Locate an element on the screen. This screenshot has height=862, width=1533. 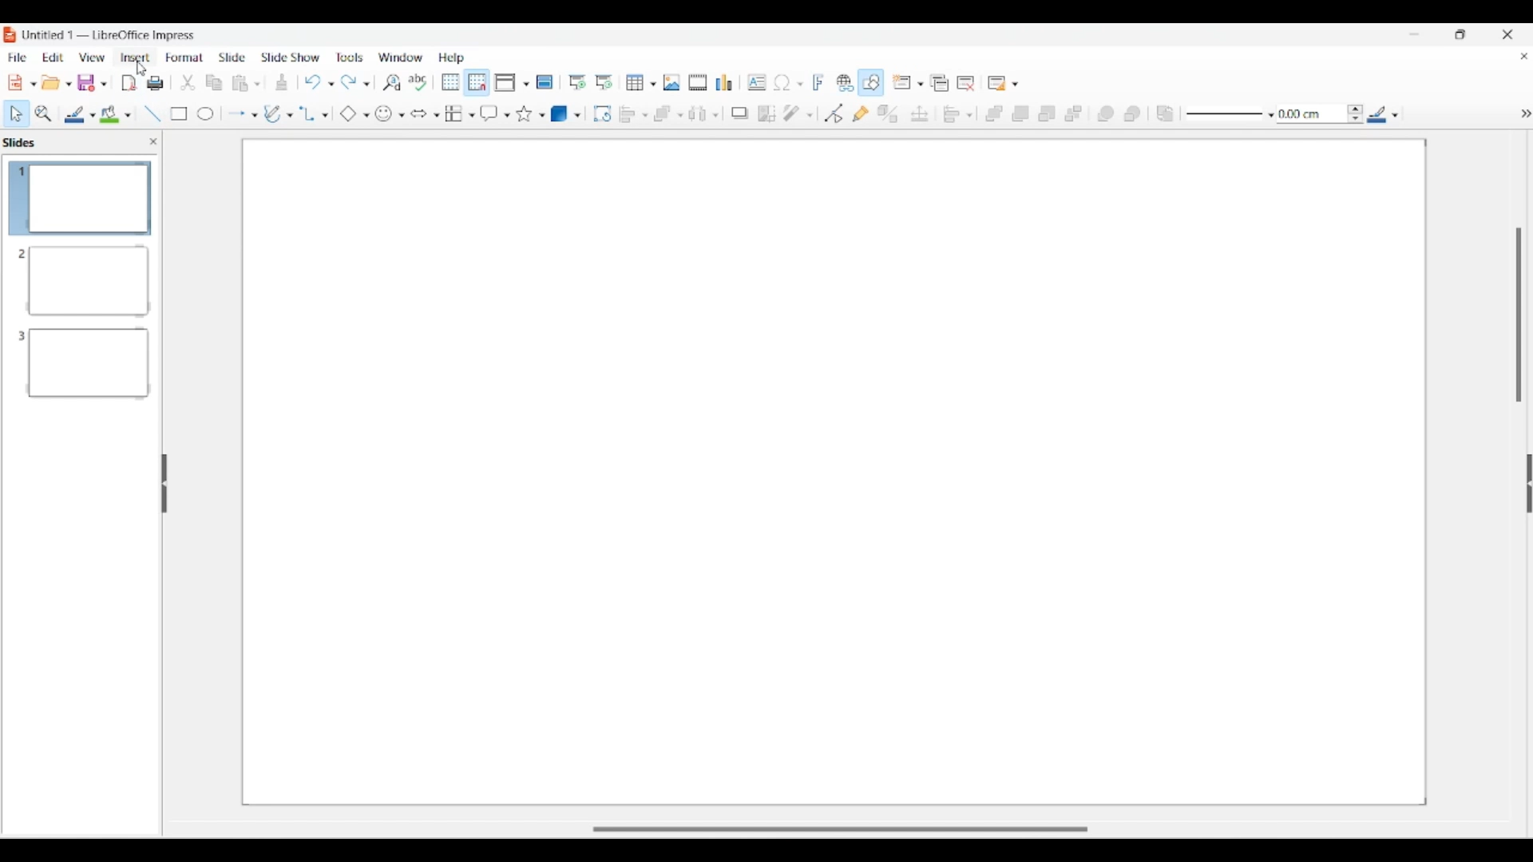
Input line thickness is located at coordinates (1311, 114).